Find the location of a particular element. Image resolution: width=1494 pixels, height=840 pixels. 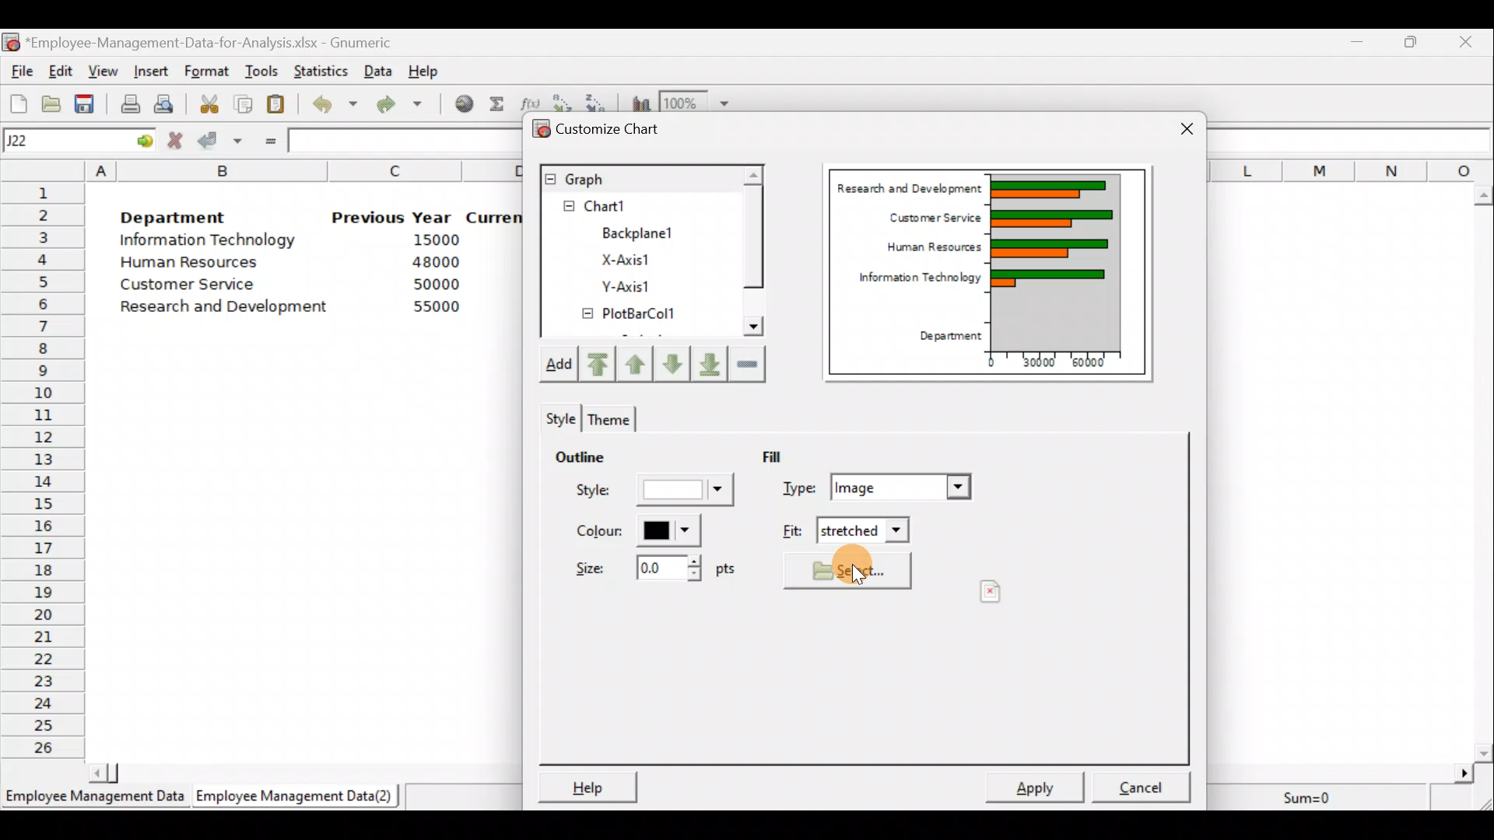

Add is located at coordinates (563, 366).